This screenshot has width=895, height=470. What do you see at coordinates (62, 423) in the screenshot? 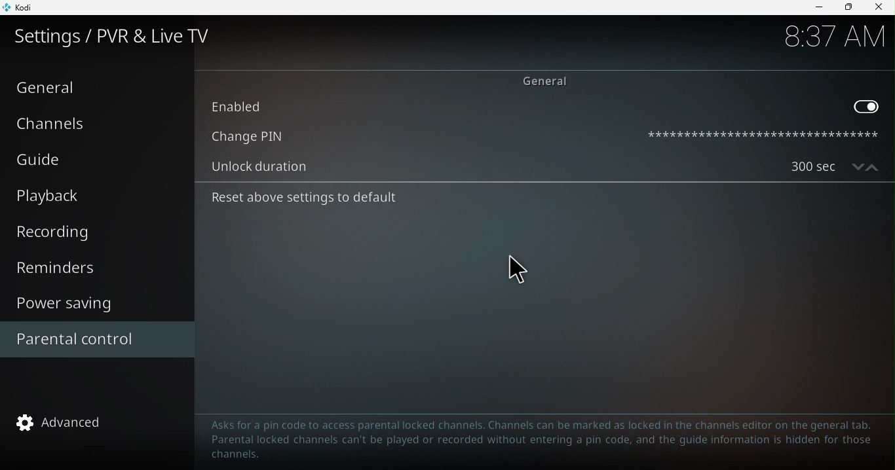
I see `advanced` at bounding box center [62, 423].